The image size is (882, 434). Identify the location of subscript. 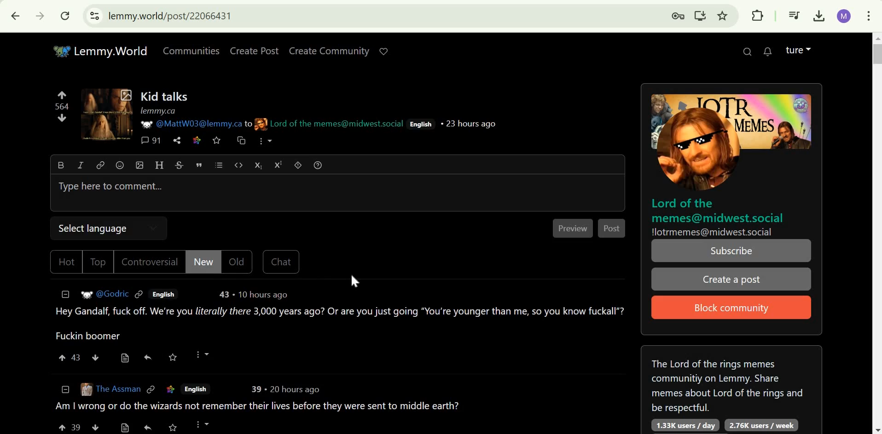
(256, 165).